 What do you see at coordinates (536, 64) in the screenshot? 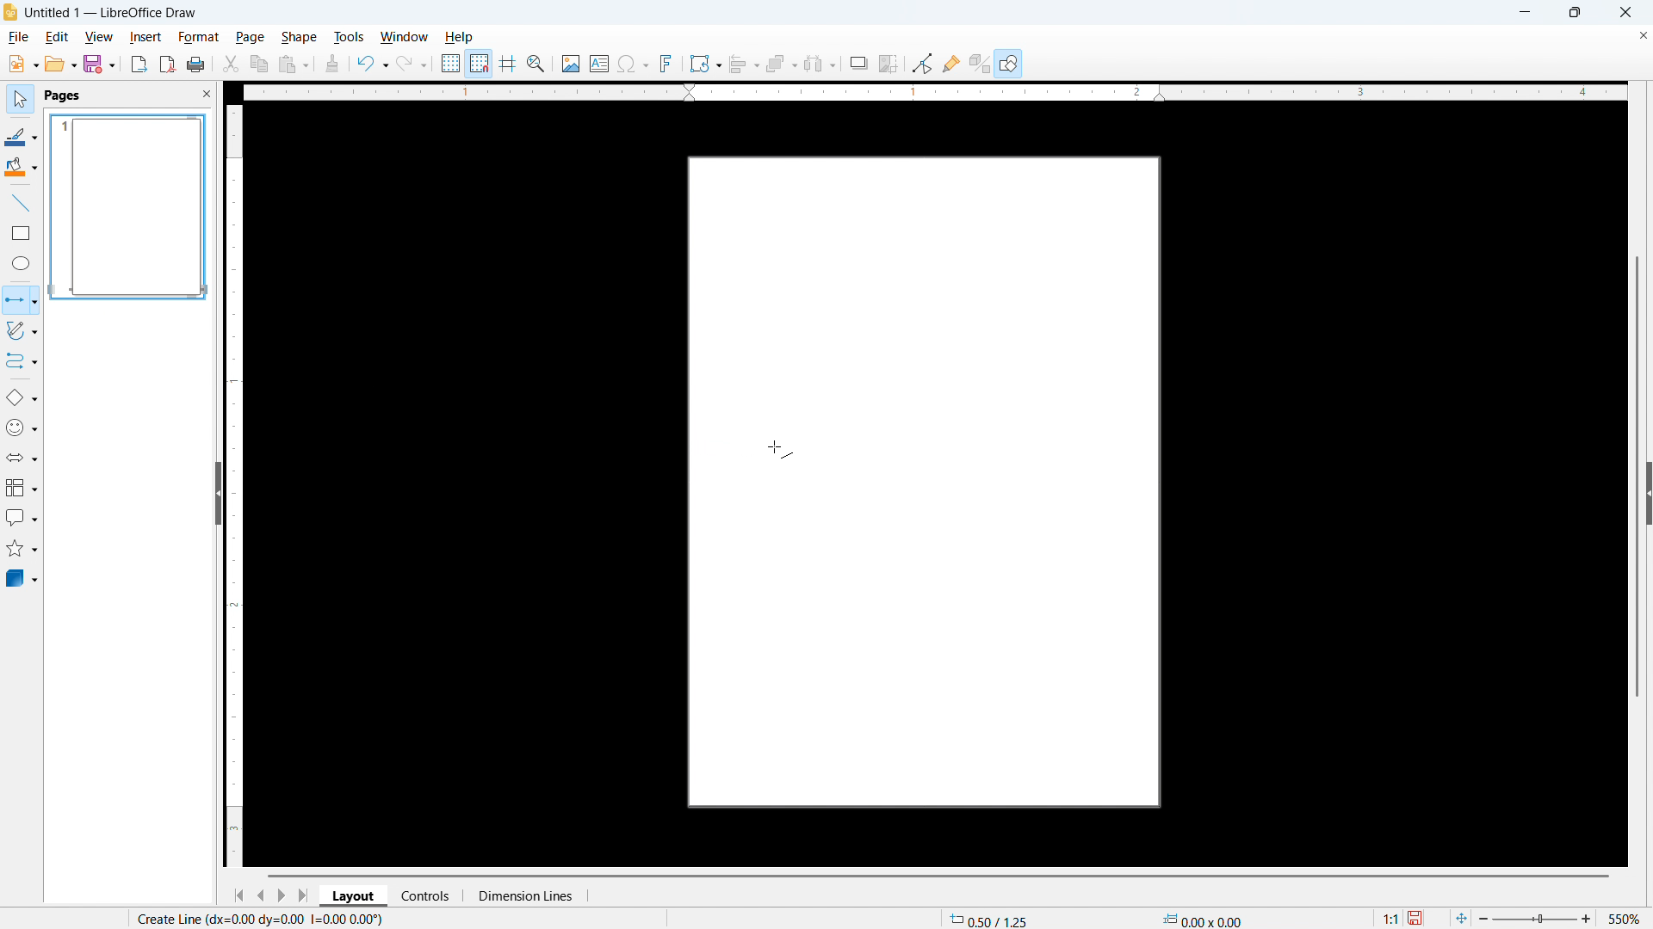
I see `Zoom ` at bounding box center [536, 64].